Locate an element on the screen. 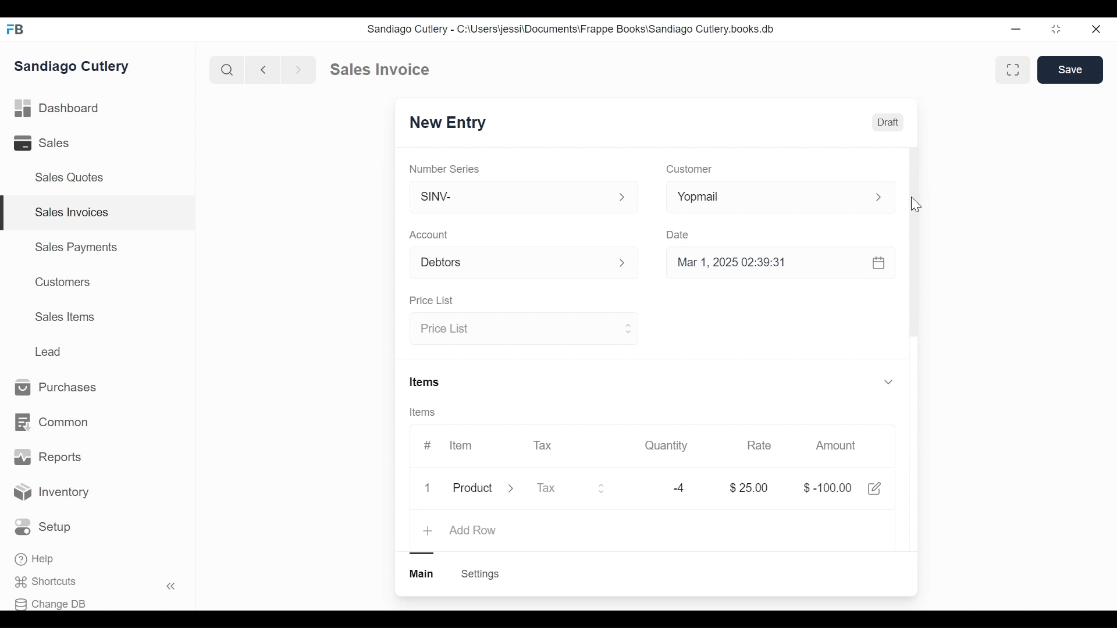 This screenshot has width=1117, height=628. -4 is located at coordinates (680, 488).